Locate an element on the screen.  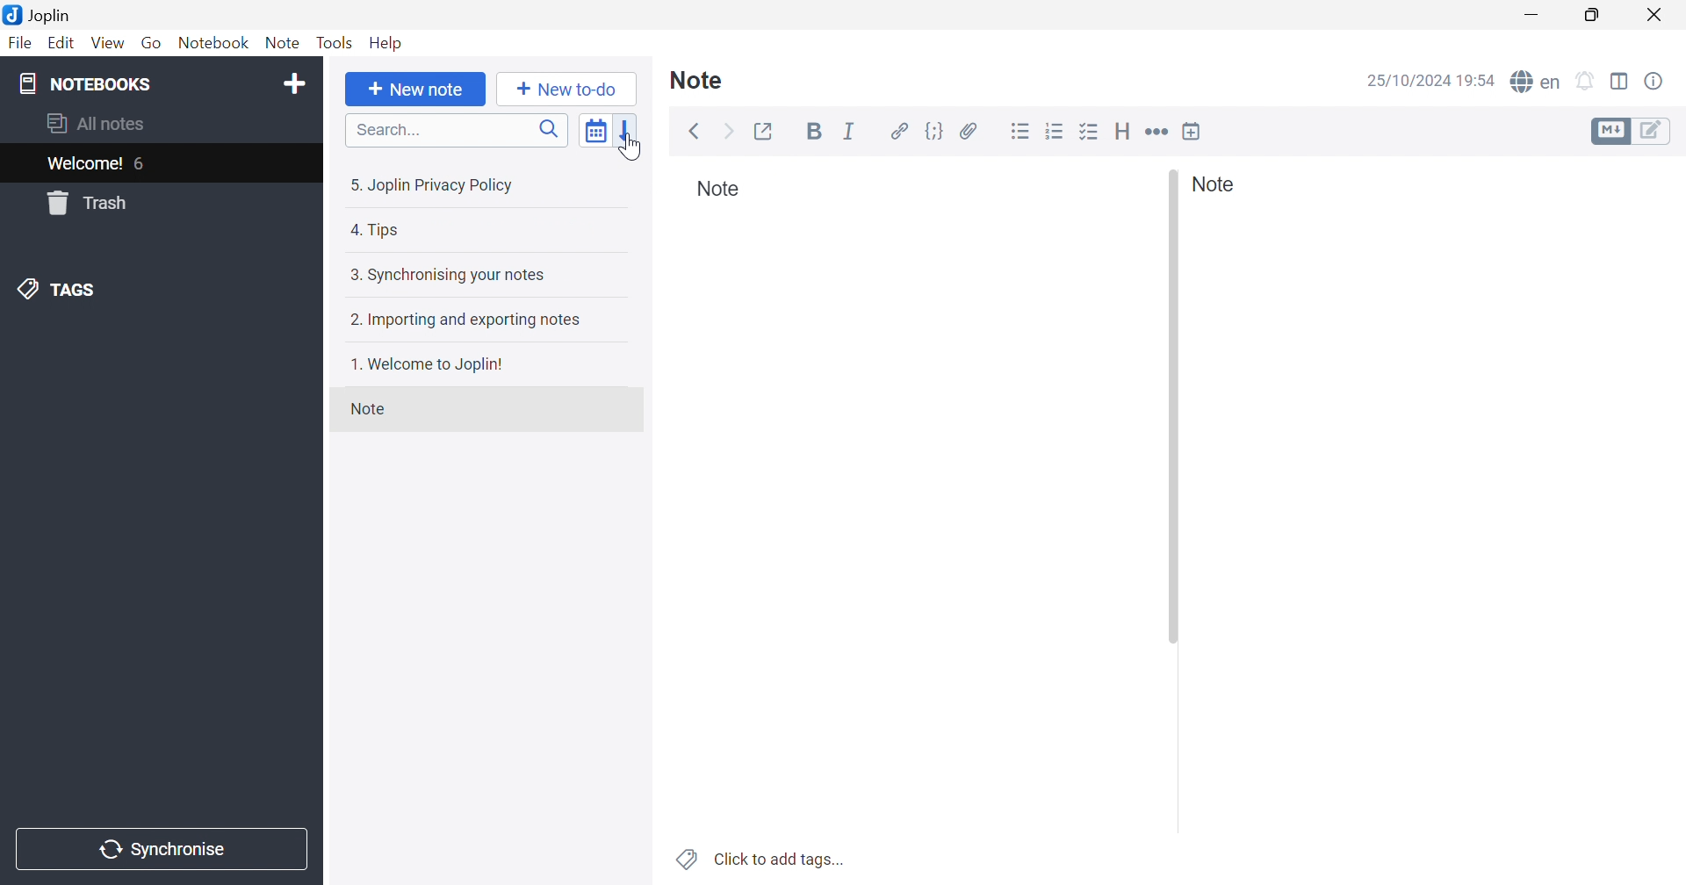
Code is located at coordinates (932, 132).